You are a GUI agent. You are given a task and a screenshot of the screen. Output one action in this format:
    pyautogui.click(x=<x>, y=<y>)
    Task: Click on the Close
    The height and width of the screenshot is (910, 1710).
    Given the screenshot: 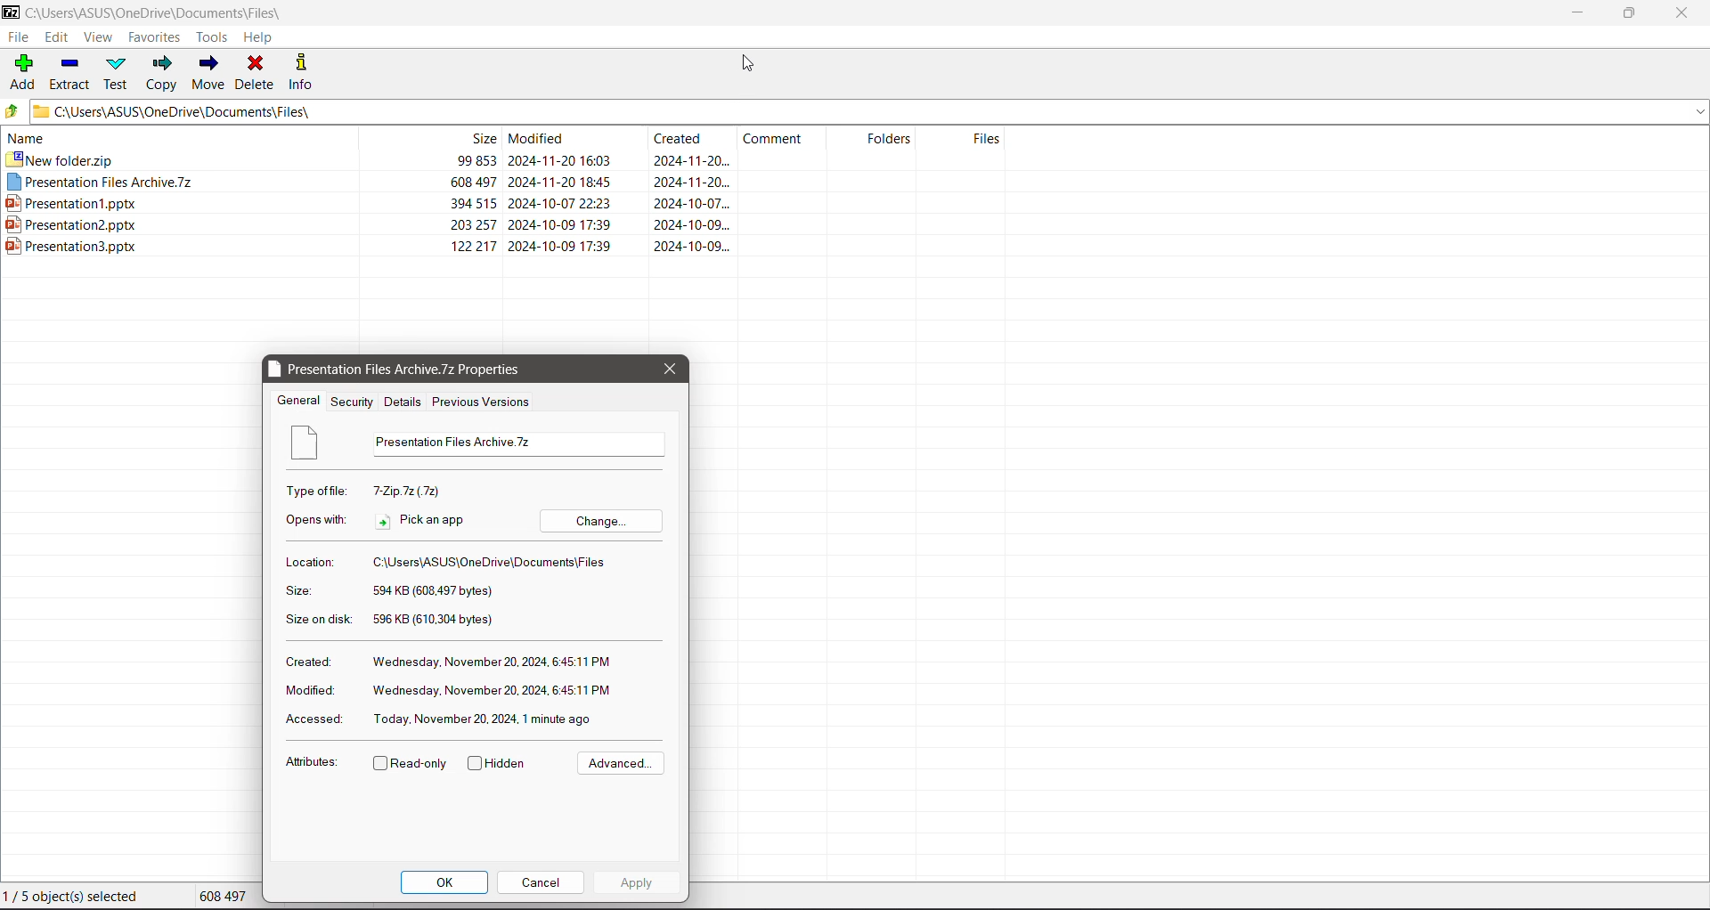 What is the action you would take?
    pyautogui.click(x=1683, y=12)
    